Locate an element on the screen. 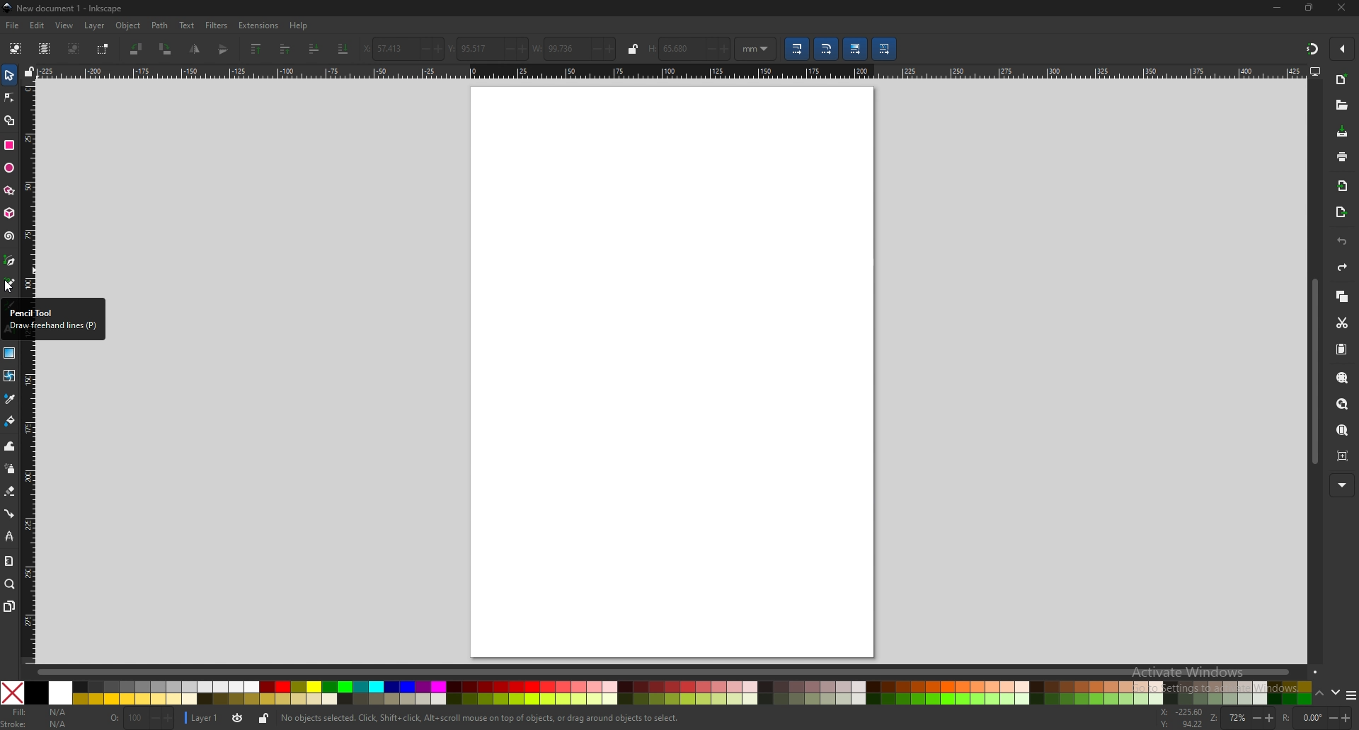 The image size is (1359, 730). 3d box is located at coordinates (9, 214).